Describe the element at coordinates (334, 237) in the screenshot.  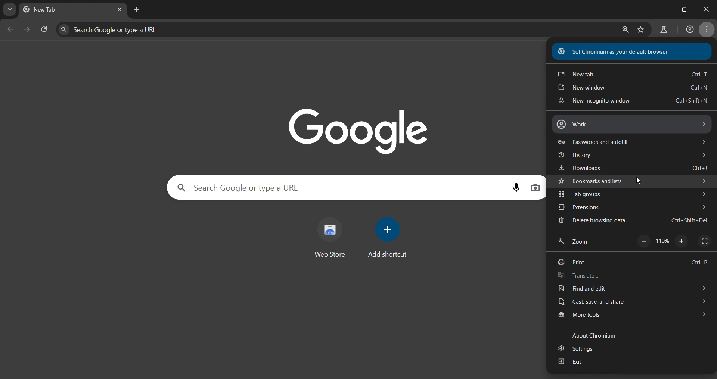
I see `web store` at that location.